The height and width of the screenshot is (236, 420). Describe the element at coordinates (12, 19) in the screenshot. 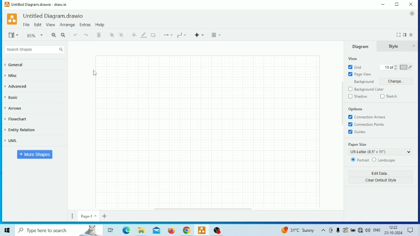

I see `Logo` at that location.